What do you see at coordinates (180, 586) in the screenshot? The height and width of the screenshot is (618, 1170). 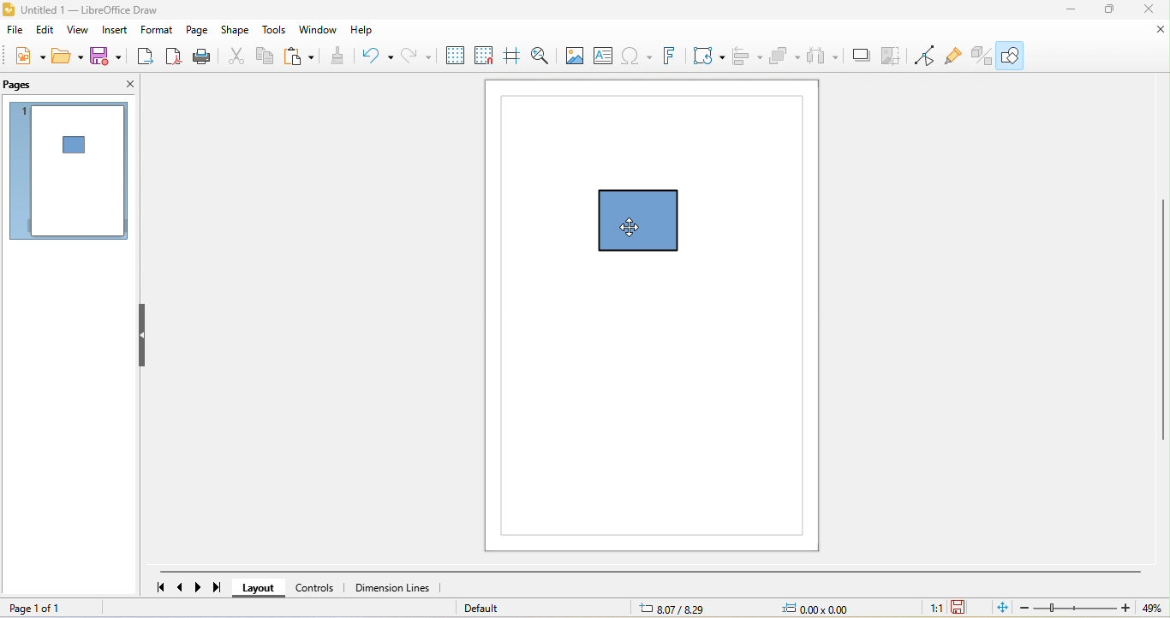 I see `previous page` at bounding box center [180, 586].